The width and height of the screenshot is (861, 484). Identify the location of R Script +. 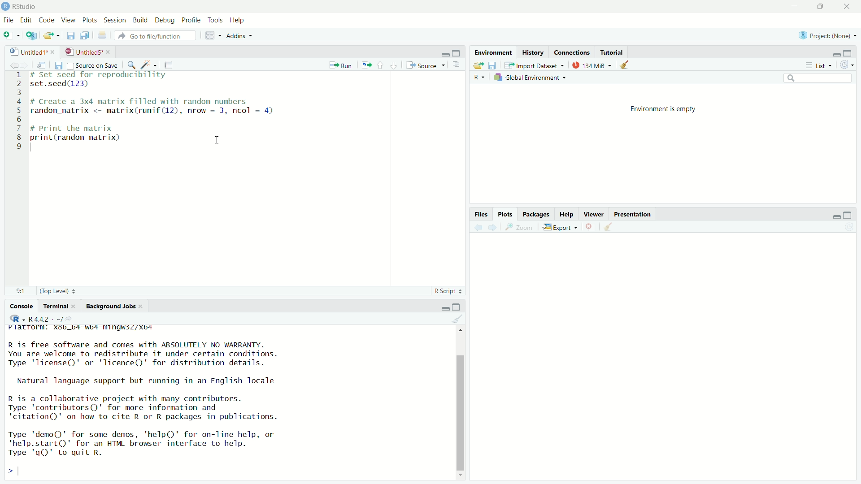
(447, 290).